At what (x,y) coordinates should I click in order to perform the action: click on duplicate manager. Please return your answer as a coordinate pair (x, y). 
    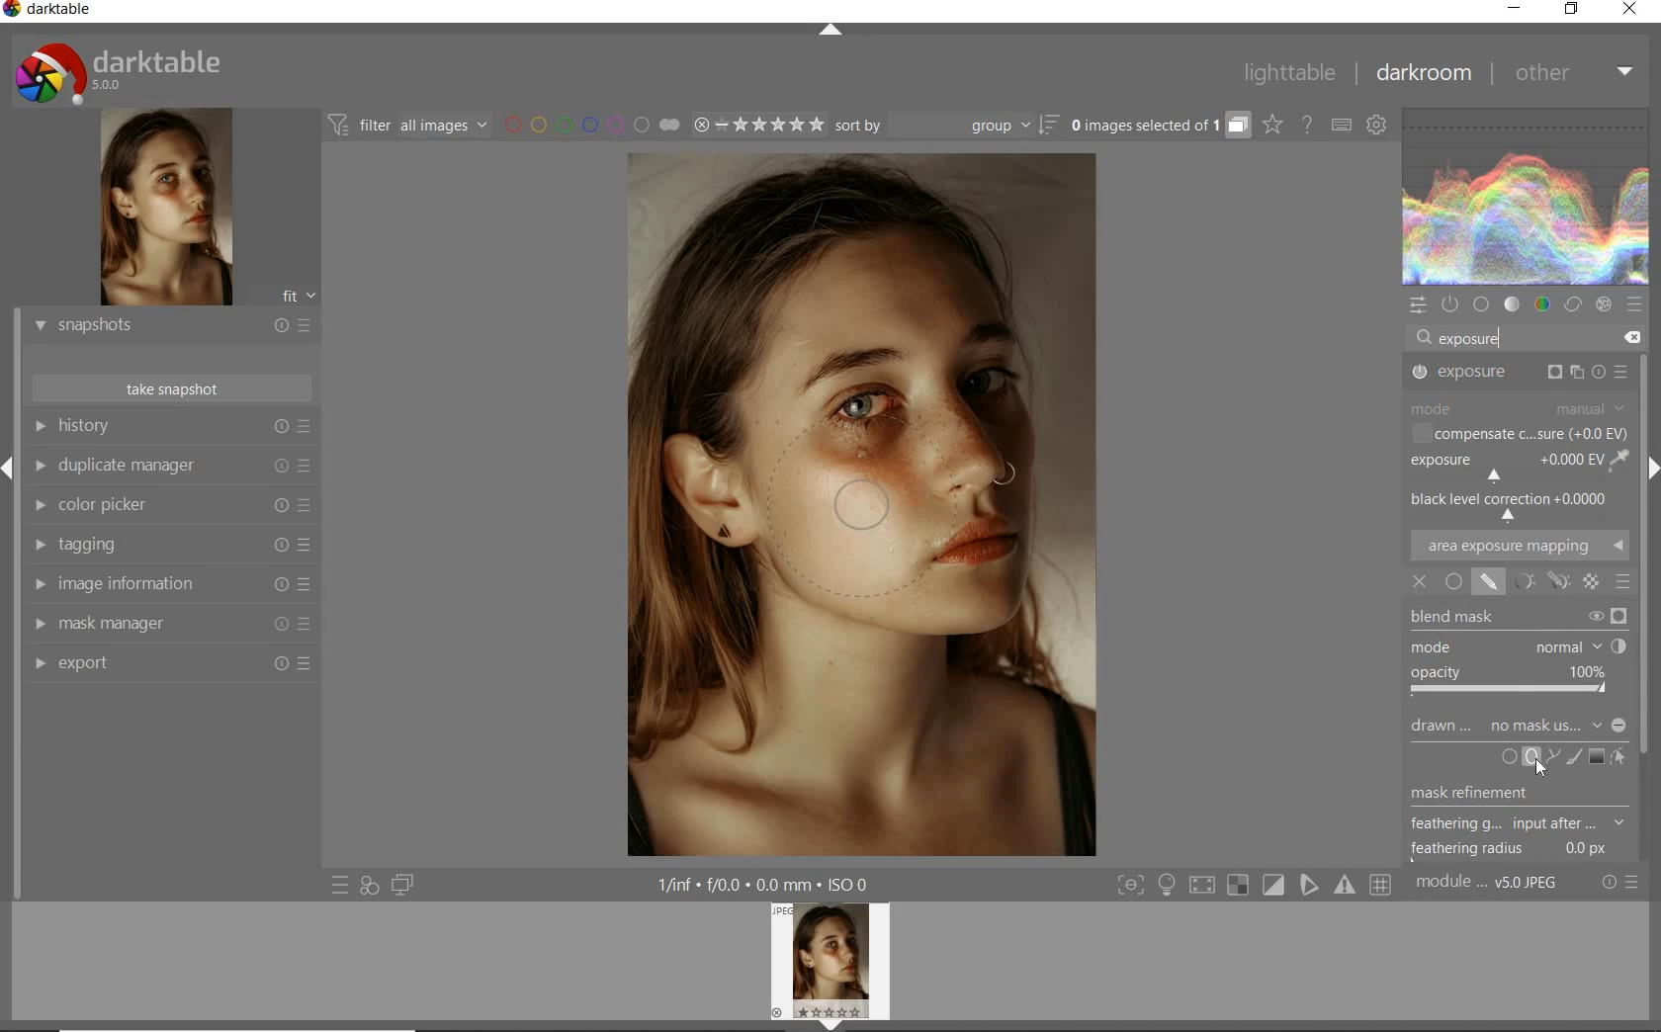
    Looking at the image, I should click on (170, 467).